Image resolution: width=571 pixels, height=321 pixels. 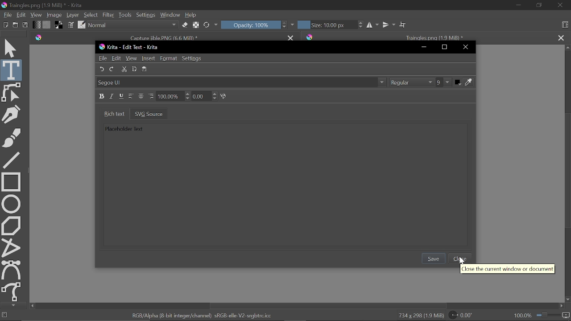 I want to click on Wrap around mode, so click(x=404, y=25).